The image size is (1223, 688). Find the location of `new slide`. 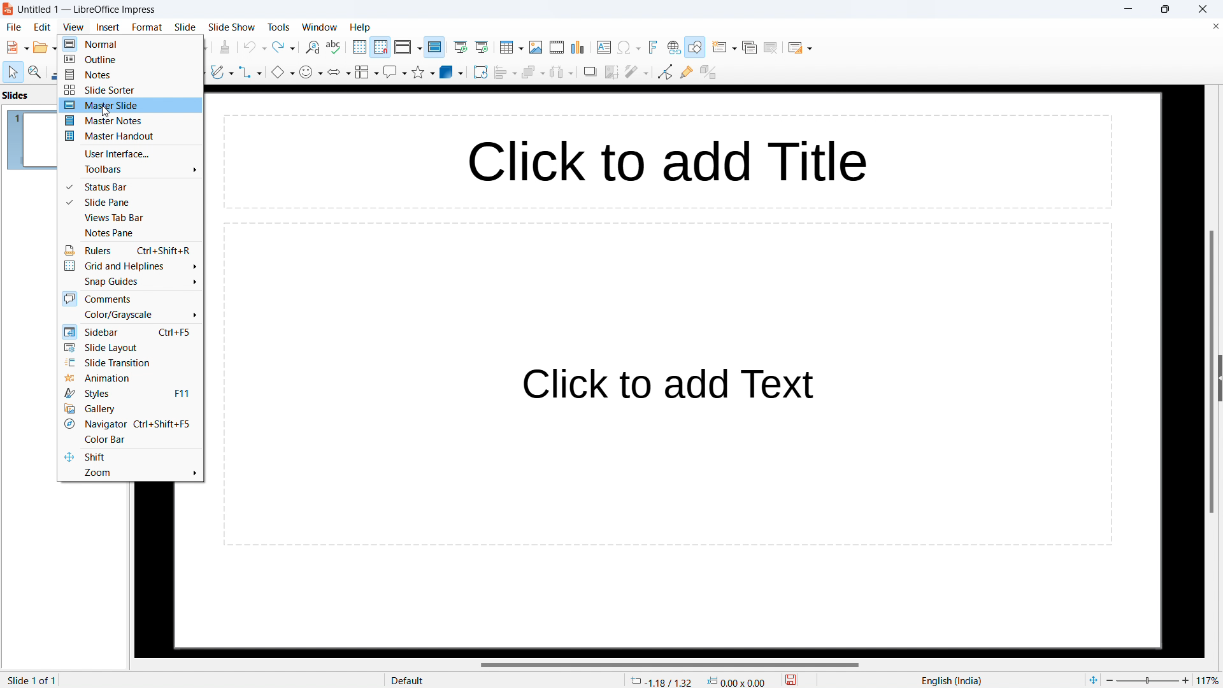

new slide is located at coordinates (724, 47).